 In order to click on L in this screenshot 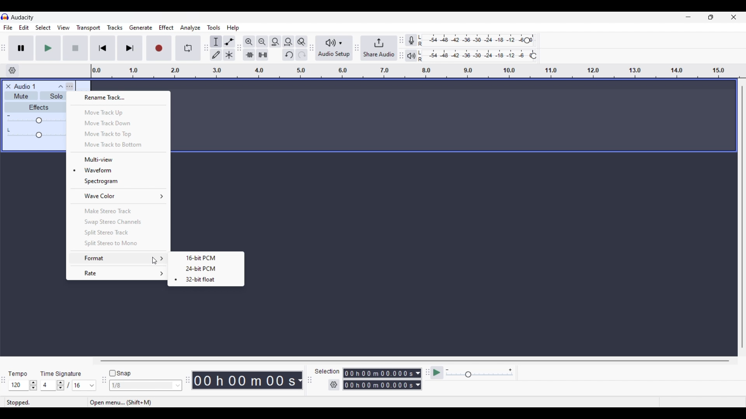, I will do `click(9, 130)`.